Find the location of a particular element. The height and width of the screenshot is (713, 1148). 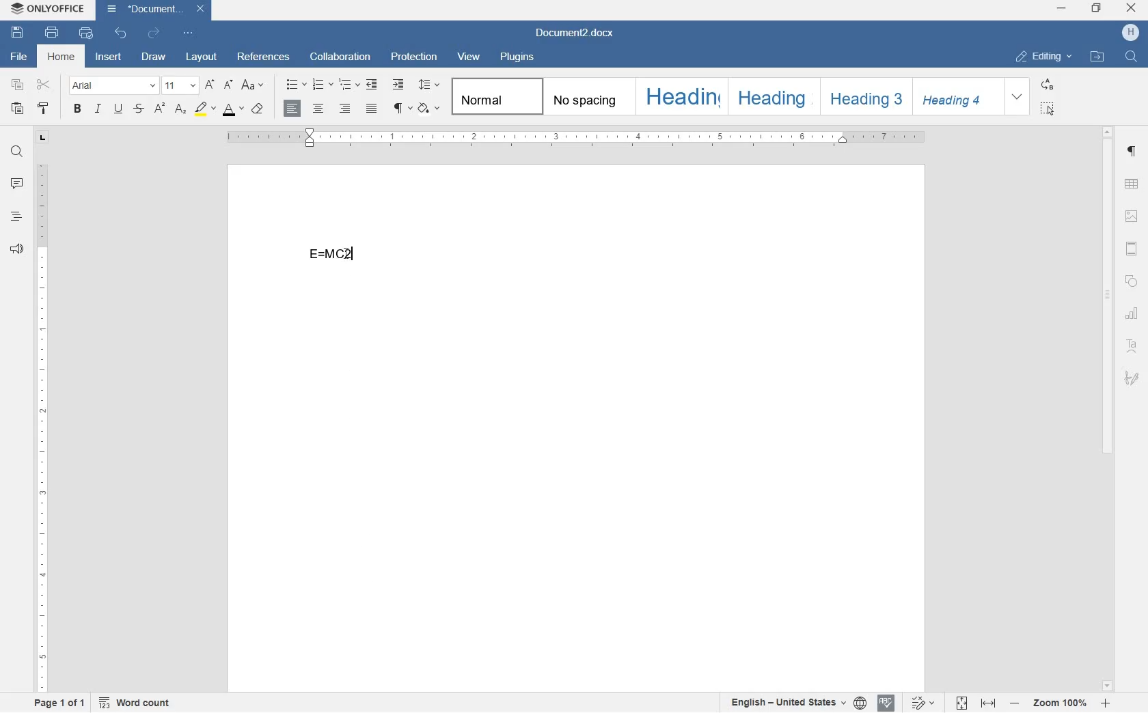

image is located at coordinates (1132, 216).